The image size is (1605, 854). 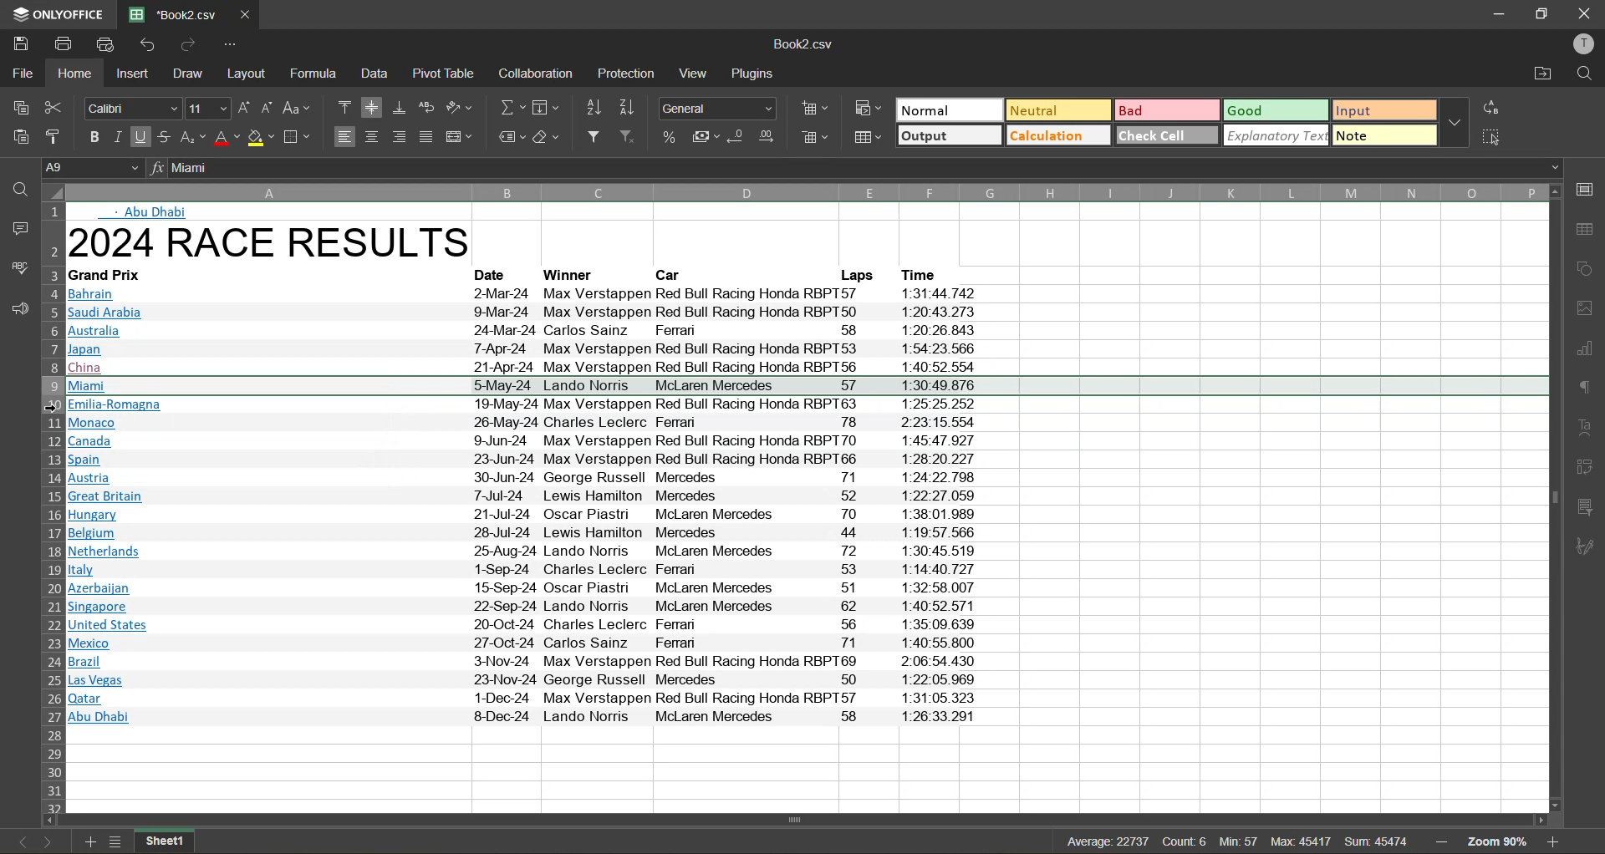 I want to click on font color, so click(x=227, y=139).